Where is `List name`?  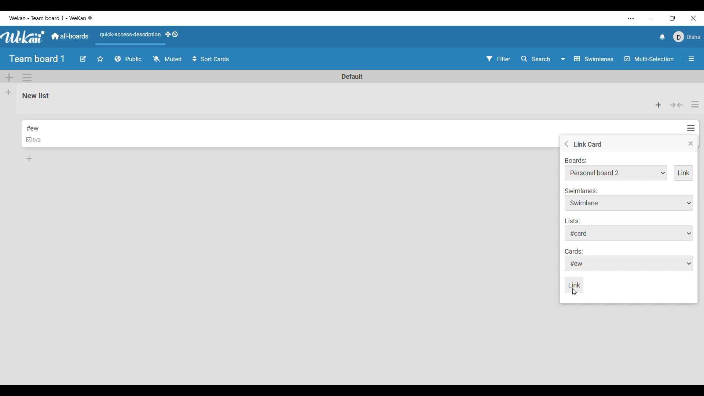 List name is located at coordinates (36, 96).